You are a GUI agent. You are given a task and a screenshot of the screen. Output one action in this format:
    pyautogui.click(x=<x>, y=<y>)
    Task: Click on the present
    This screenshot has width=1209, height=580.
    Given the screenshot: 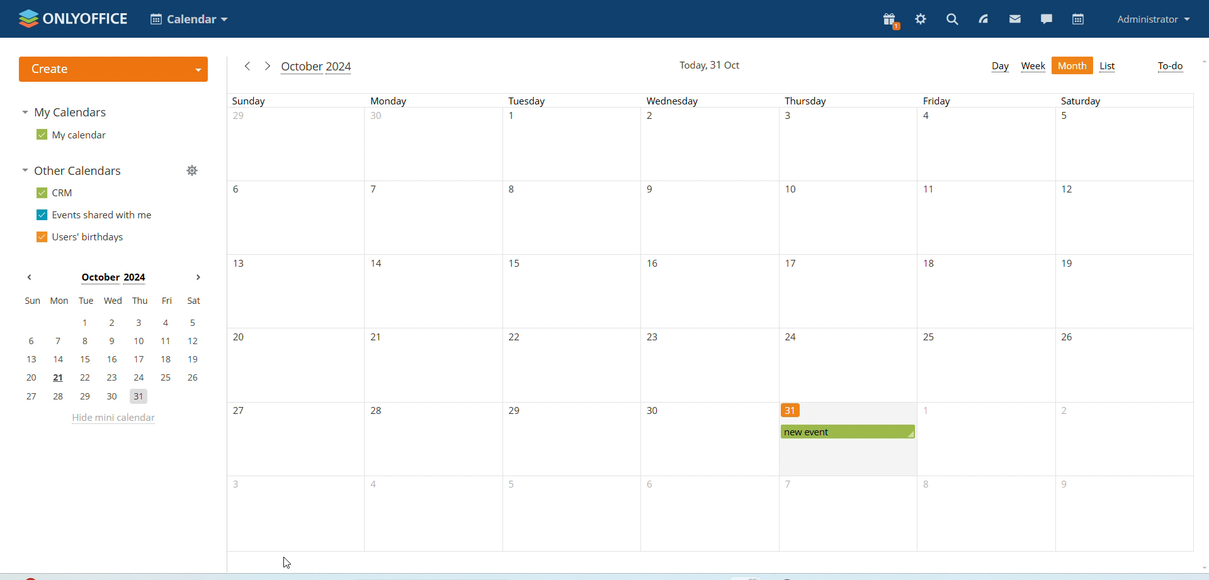 What is the action you would take?
    pyautogui.click(x=891, y=21)
    